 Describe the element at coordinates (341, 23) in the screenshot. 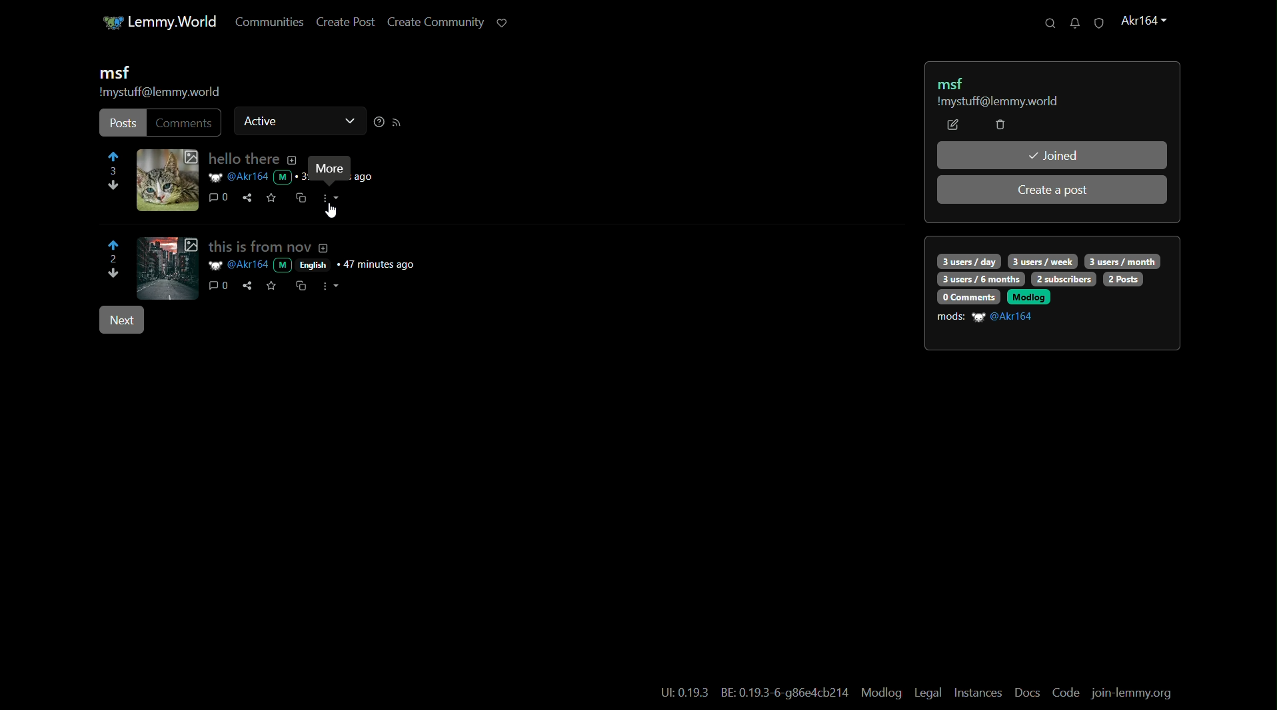

I see `create post` at that location.